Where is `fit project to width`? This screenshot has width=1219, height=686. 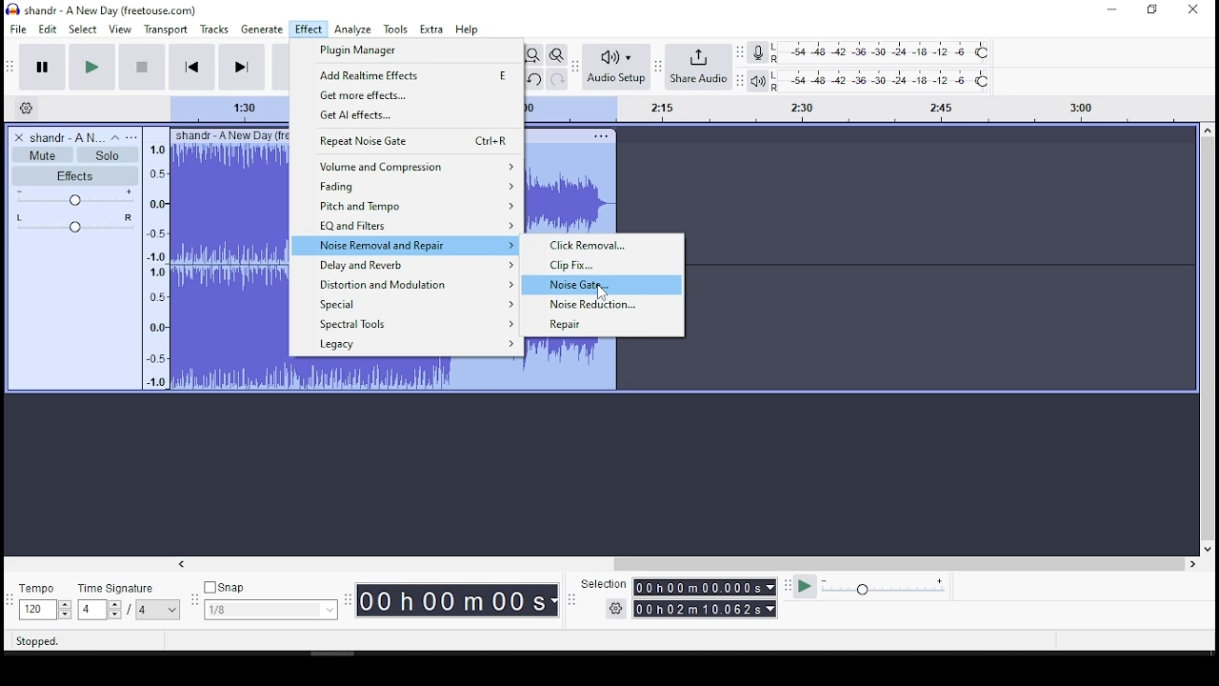
fit project to width is located at coordinates (531, 54).